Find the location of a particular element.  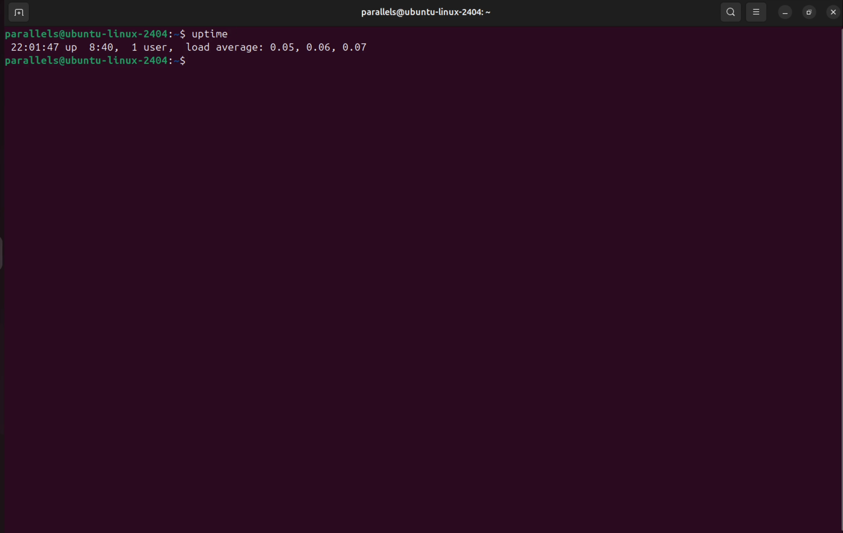

0.07 is located at coordinates (358, 47).